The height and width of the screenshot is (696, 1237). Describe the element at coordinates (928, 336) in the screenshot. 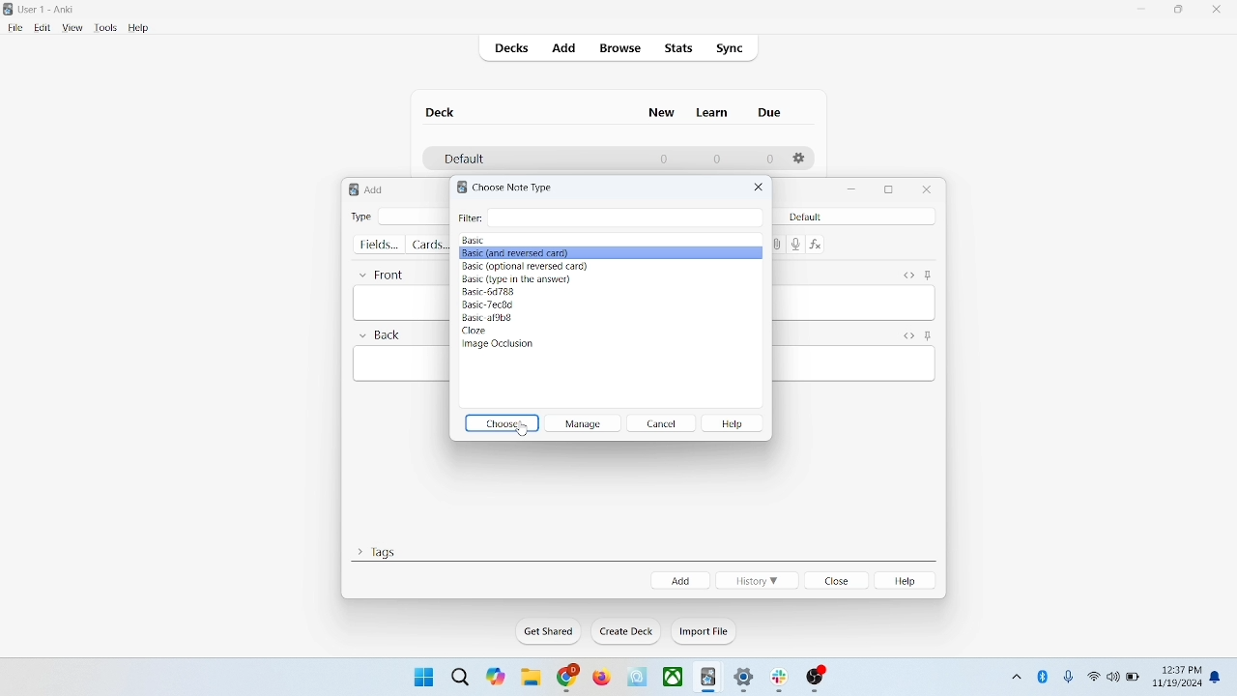

I see `sticky` at that location.